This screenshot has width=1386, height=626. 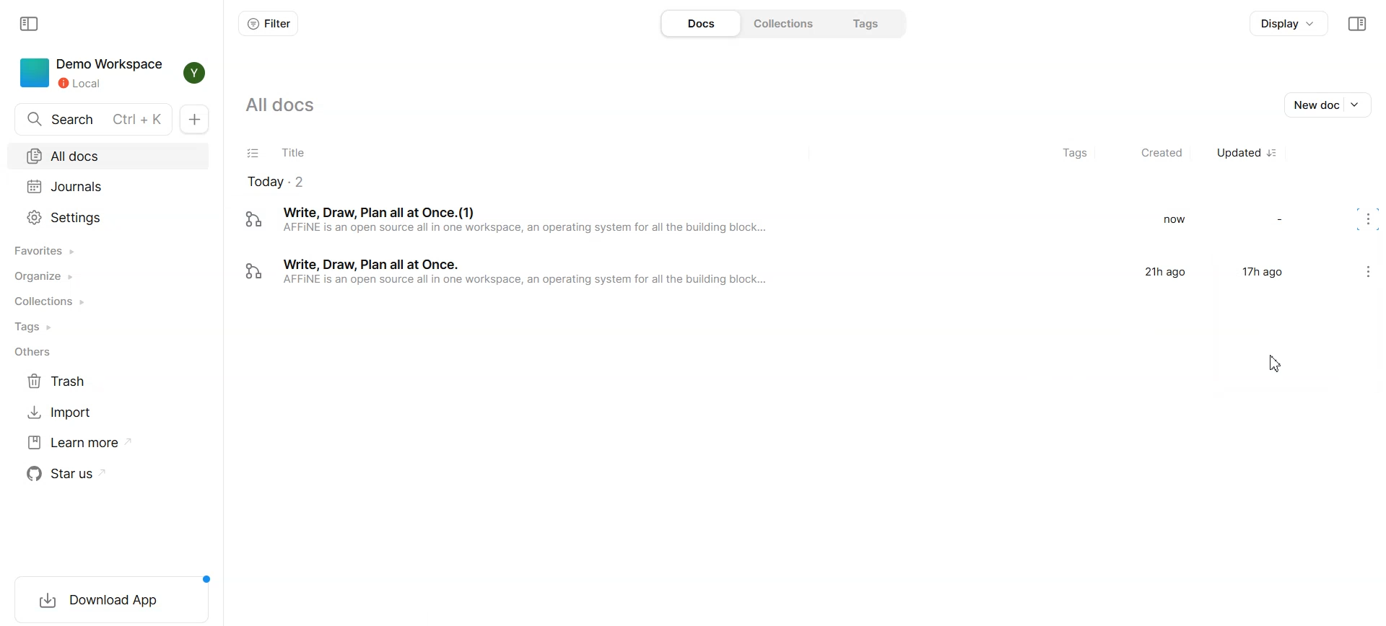 What do you see at coordinates (1275, 365) in the screenshot?
I see `Cursor` at bounding box center [1275, 365].